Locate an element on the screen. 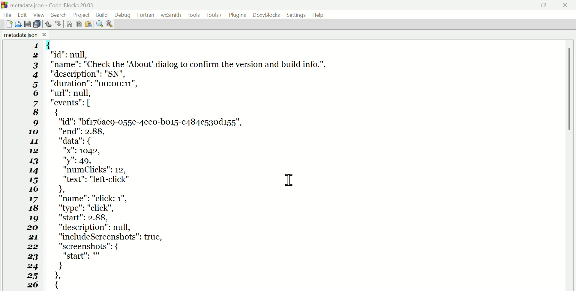  Doxyblocks is located at coordinates (266, 14).